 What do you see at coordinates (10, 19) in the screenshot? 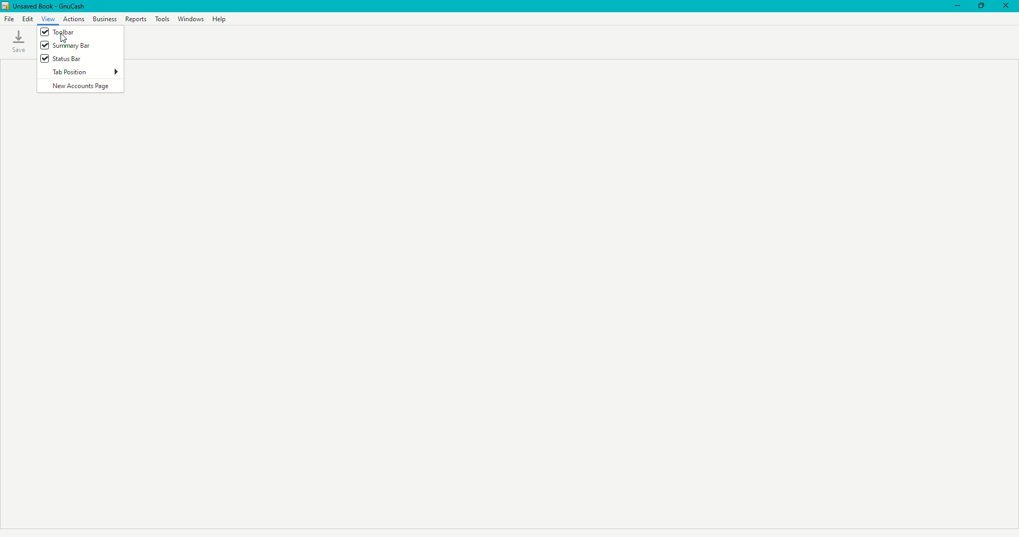
I see `File` at bounding box center [10, 19].